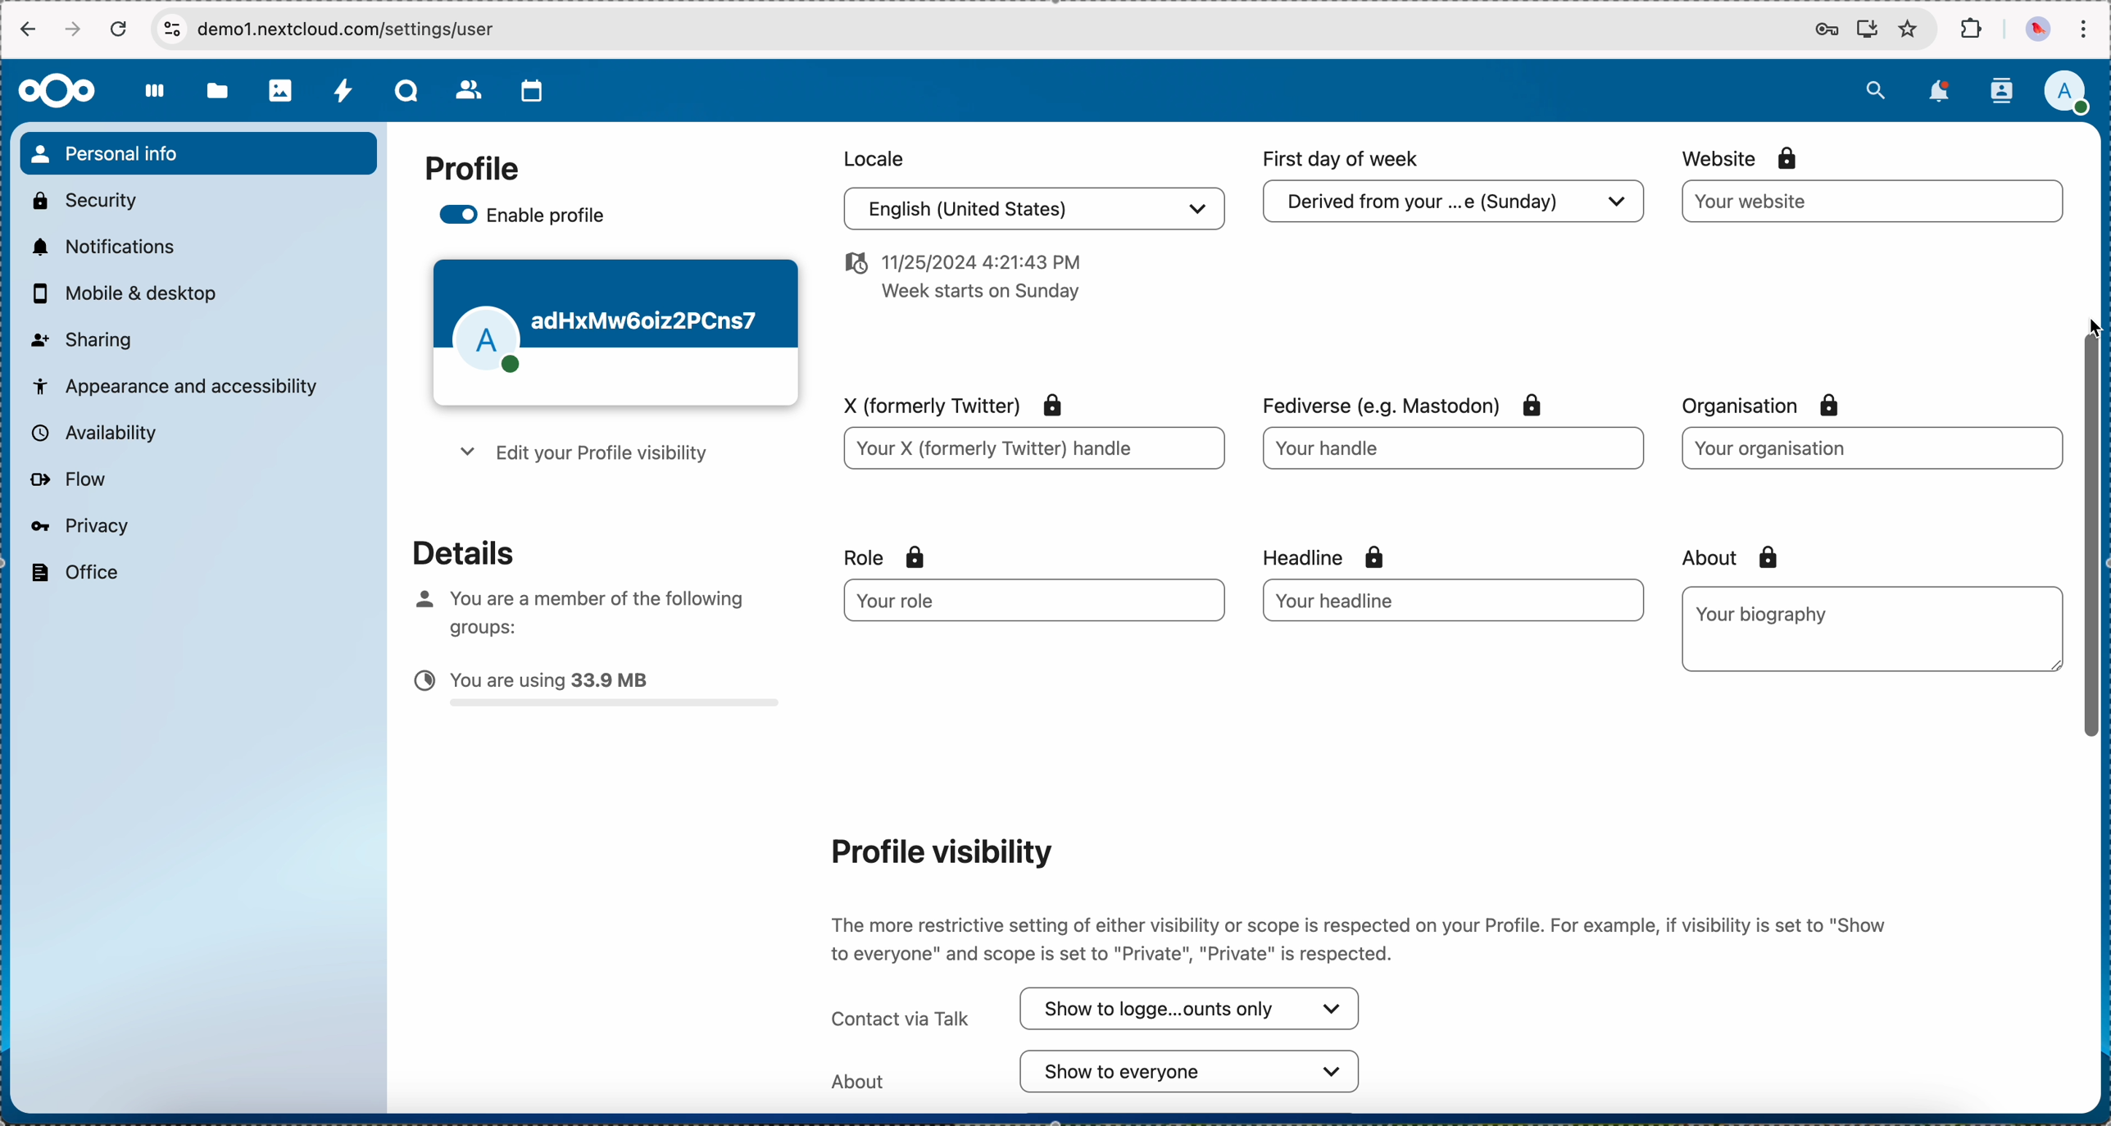  What do you see at coordinates (470, 92) in the screenshot?
I see `contacts` at bounding box center [470, 92].